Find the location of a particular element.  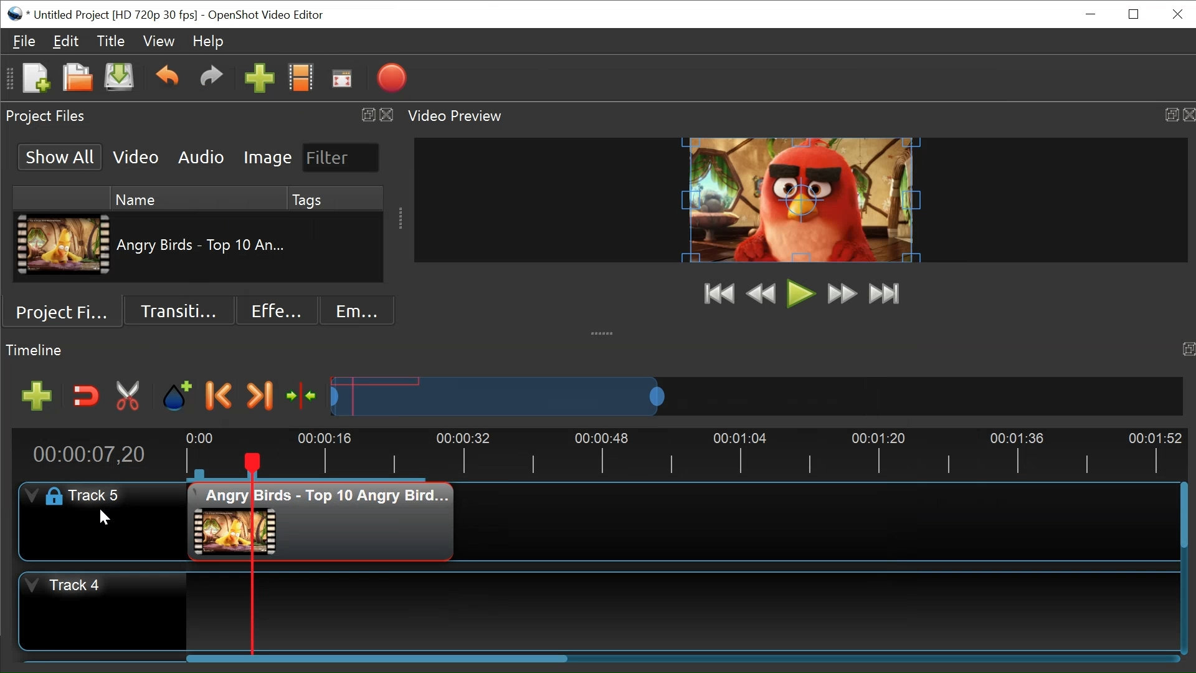

Titles is located at coordinates (112, 41).